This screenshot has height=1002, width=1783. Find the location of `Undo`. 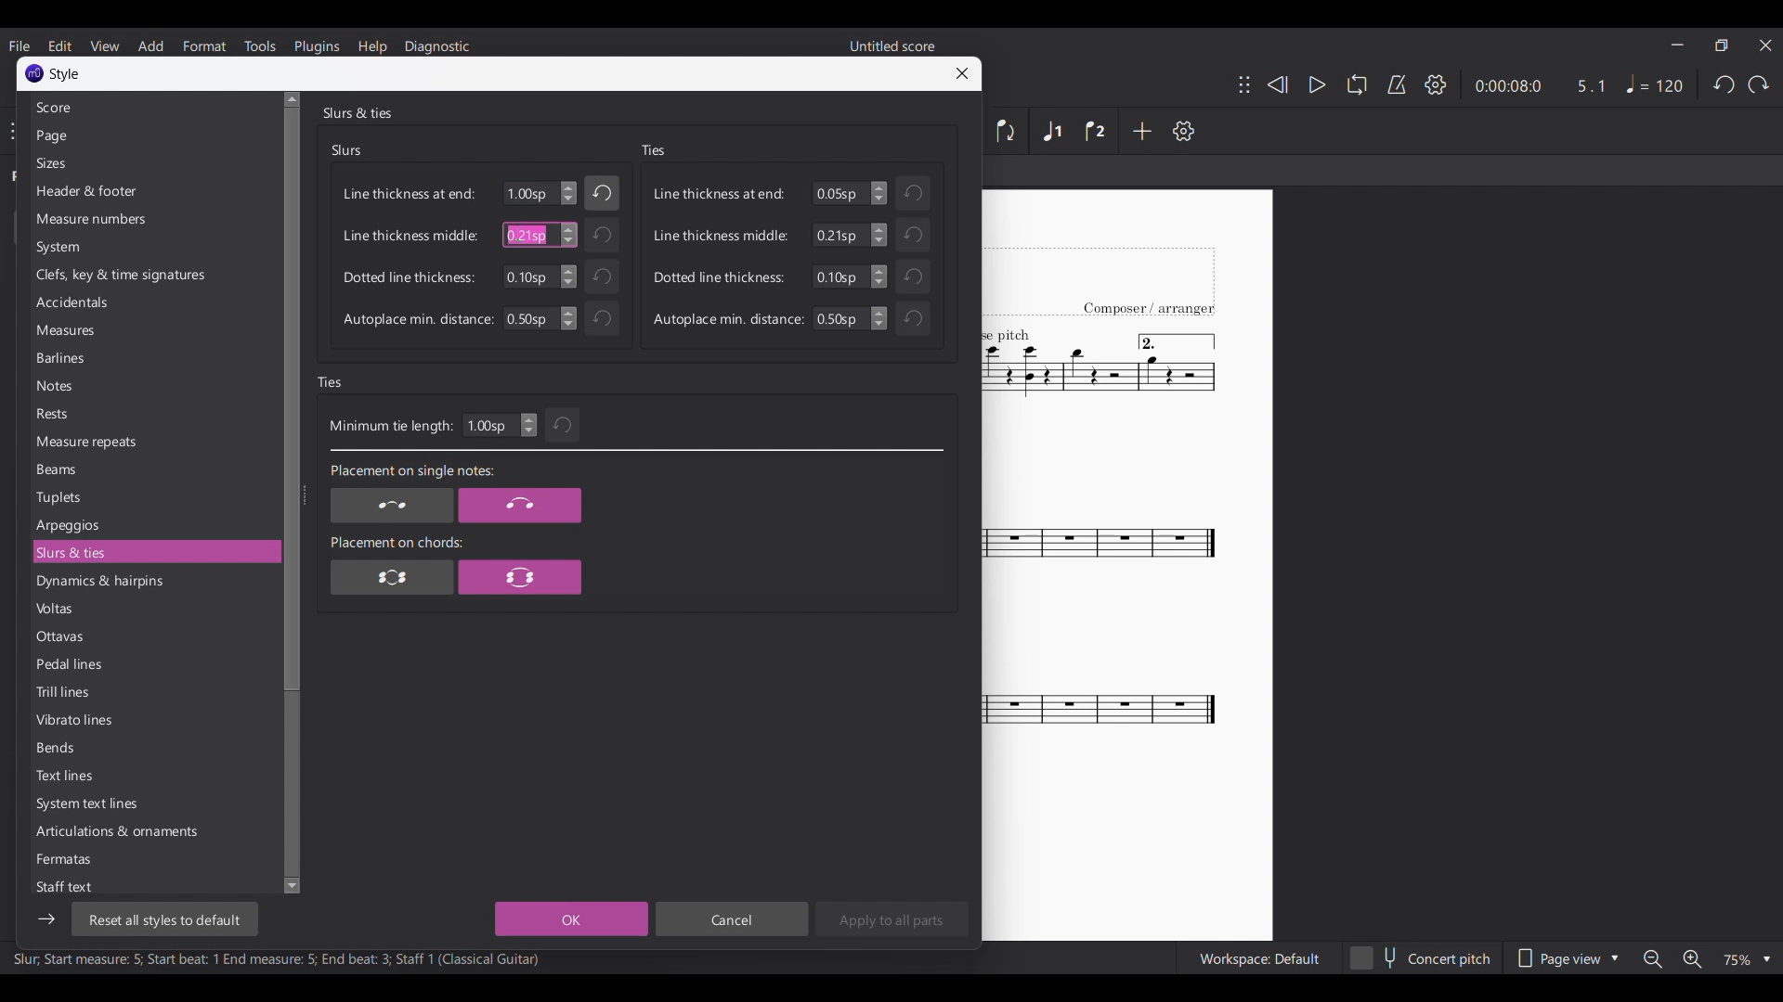

Undo is located at coordinates (603, 193).